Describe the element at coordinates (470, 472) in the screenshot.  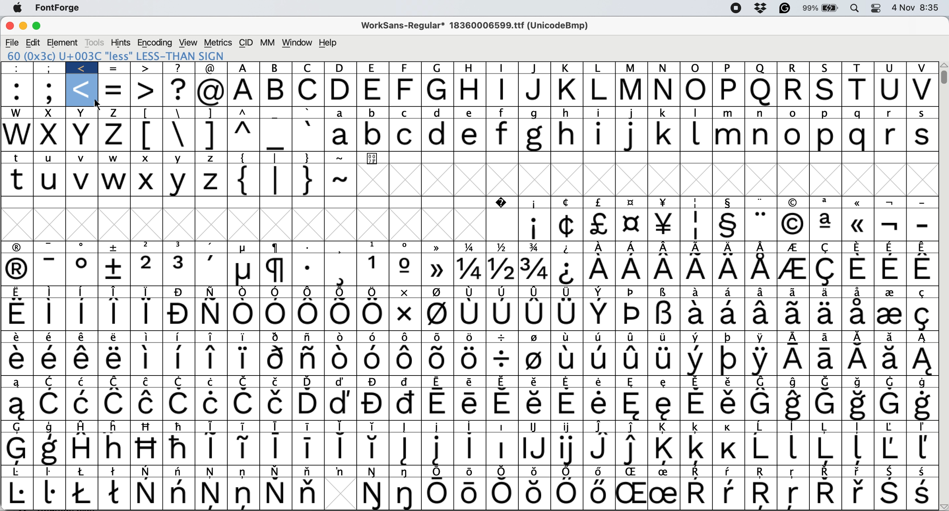
I see `Symbol` at that location.